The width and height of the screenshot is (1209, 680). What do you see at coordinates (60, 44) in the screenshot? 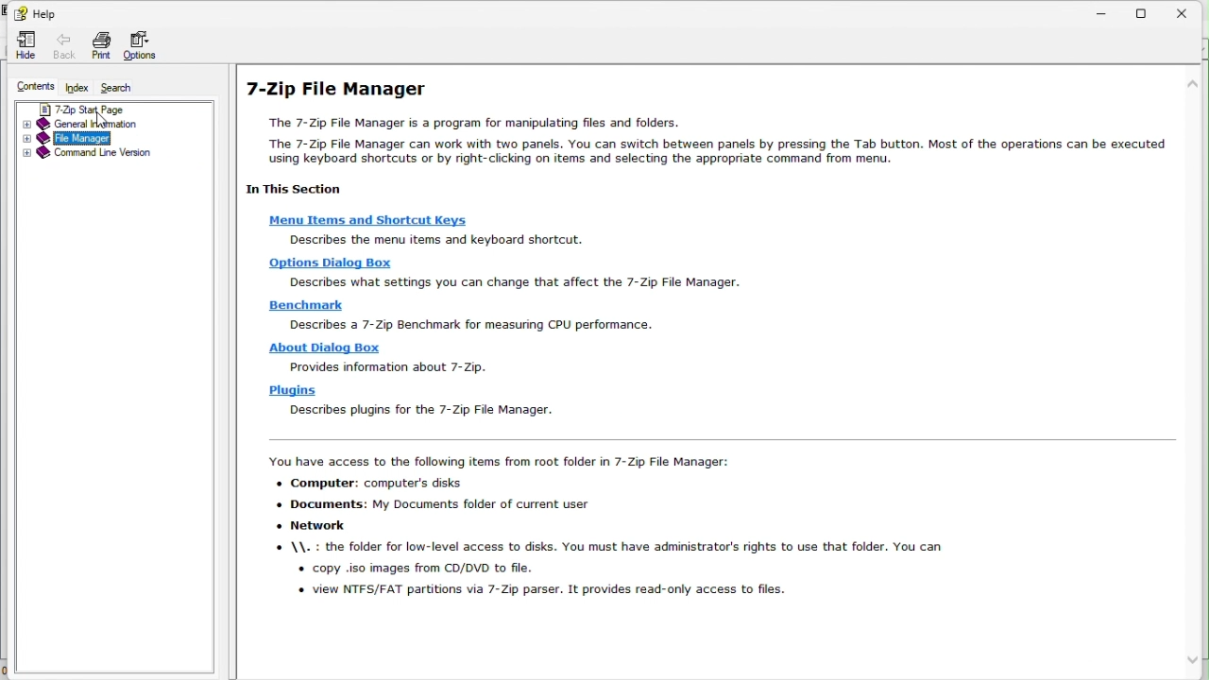
I see `Back` at bounding box center [60, 44].